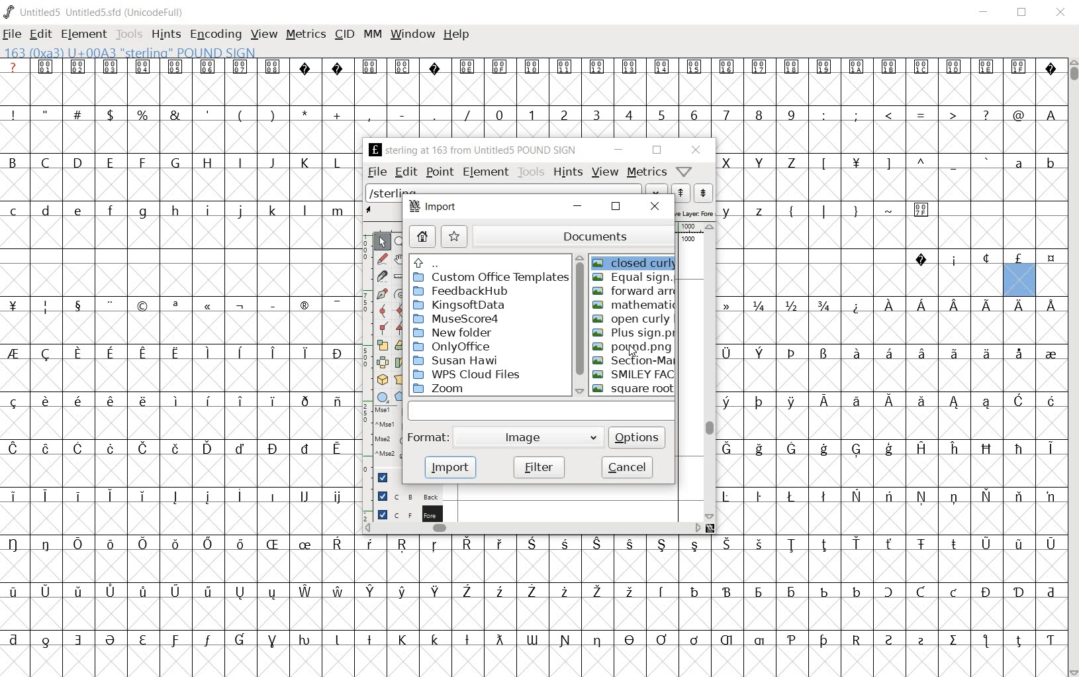  I want to click on |, so click(821, 210).